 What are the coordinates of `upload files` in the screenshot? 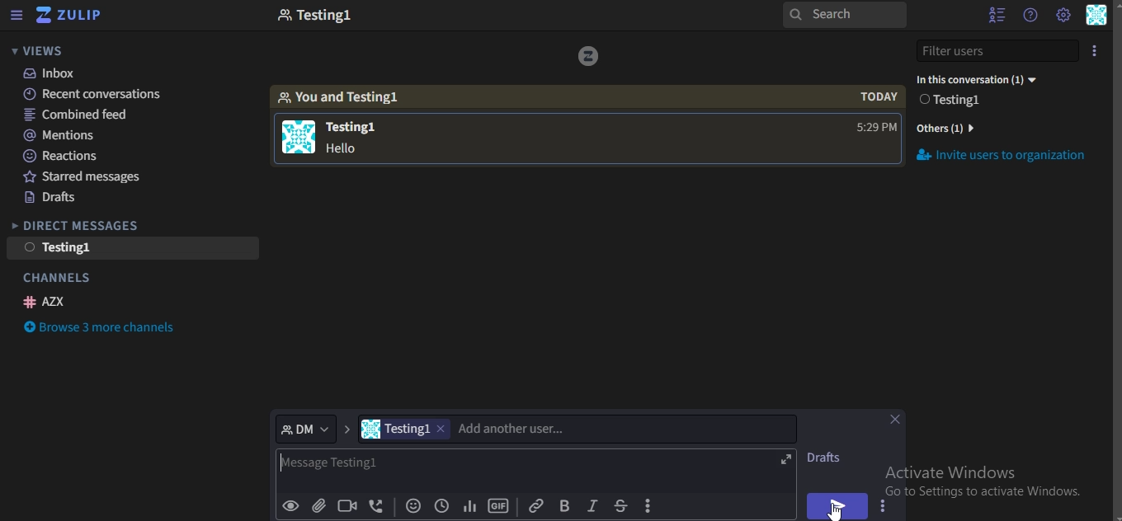 It's located at (320, 507).